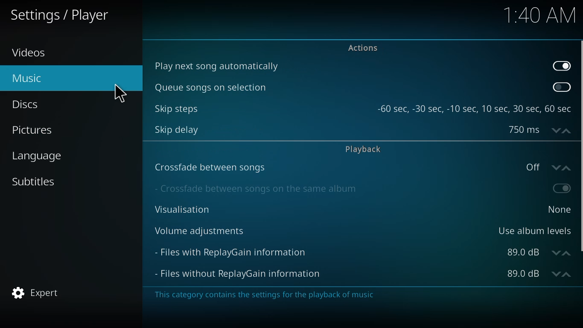 The width and height of the screenshot is (583, 328). Describe the element at coordinates (33, 181) in the screenshot. I see `subtitles` at that location.